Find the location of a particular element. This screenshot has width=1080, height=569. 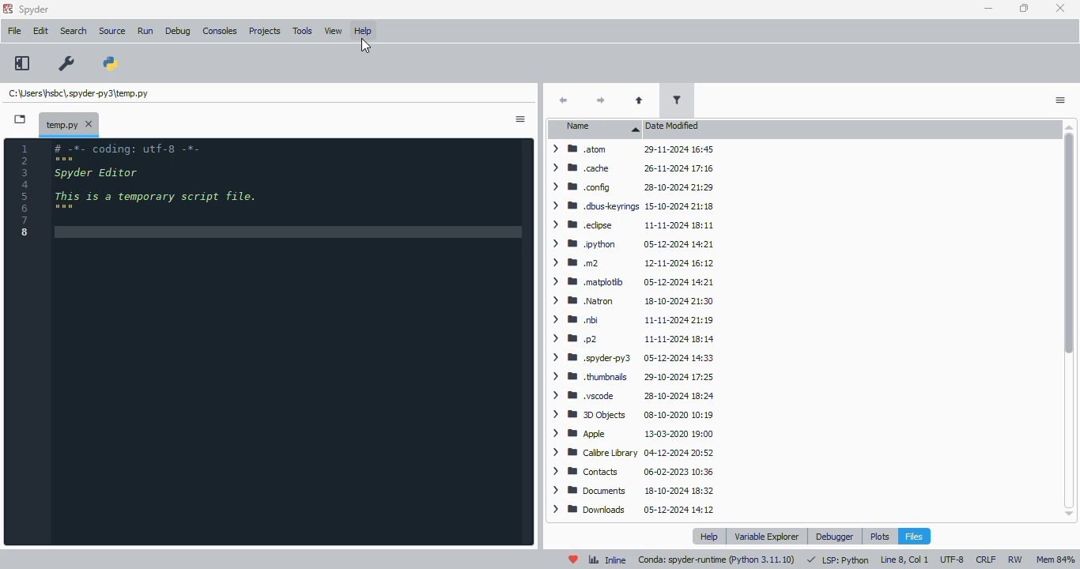

RW is located at coordinates (1016, 560).